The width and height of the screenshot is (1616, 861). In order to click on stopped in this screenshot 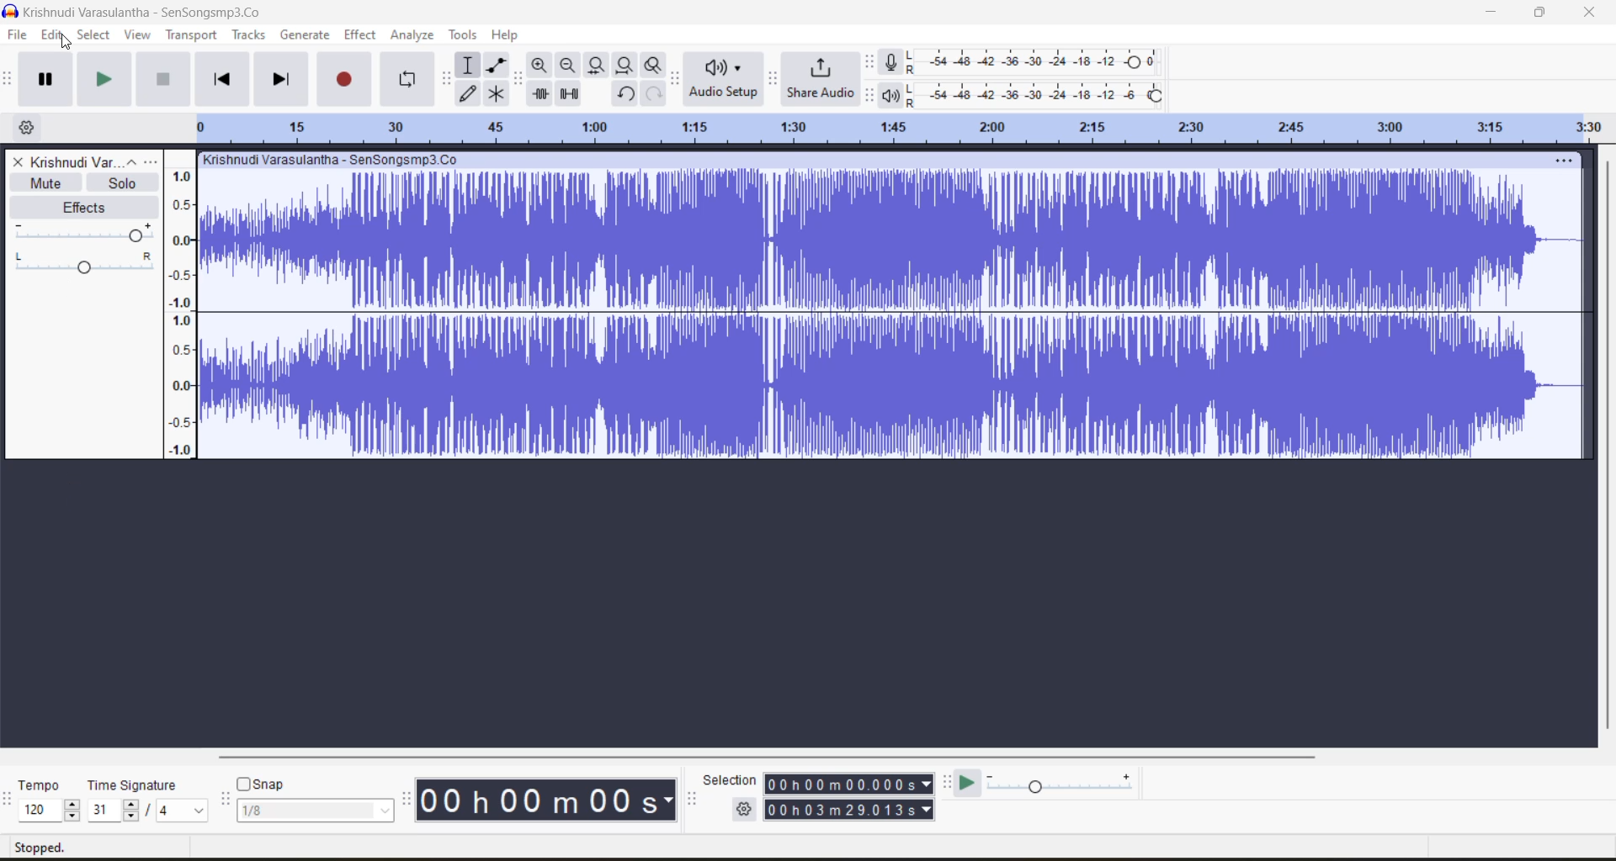, I will do `click(44, 848)`.